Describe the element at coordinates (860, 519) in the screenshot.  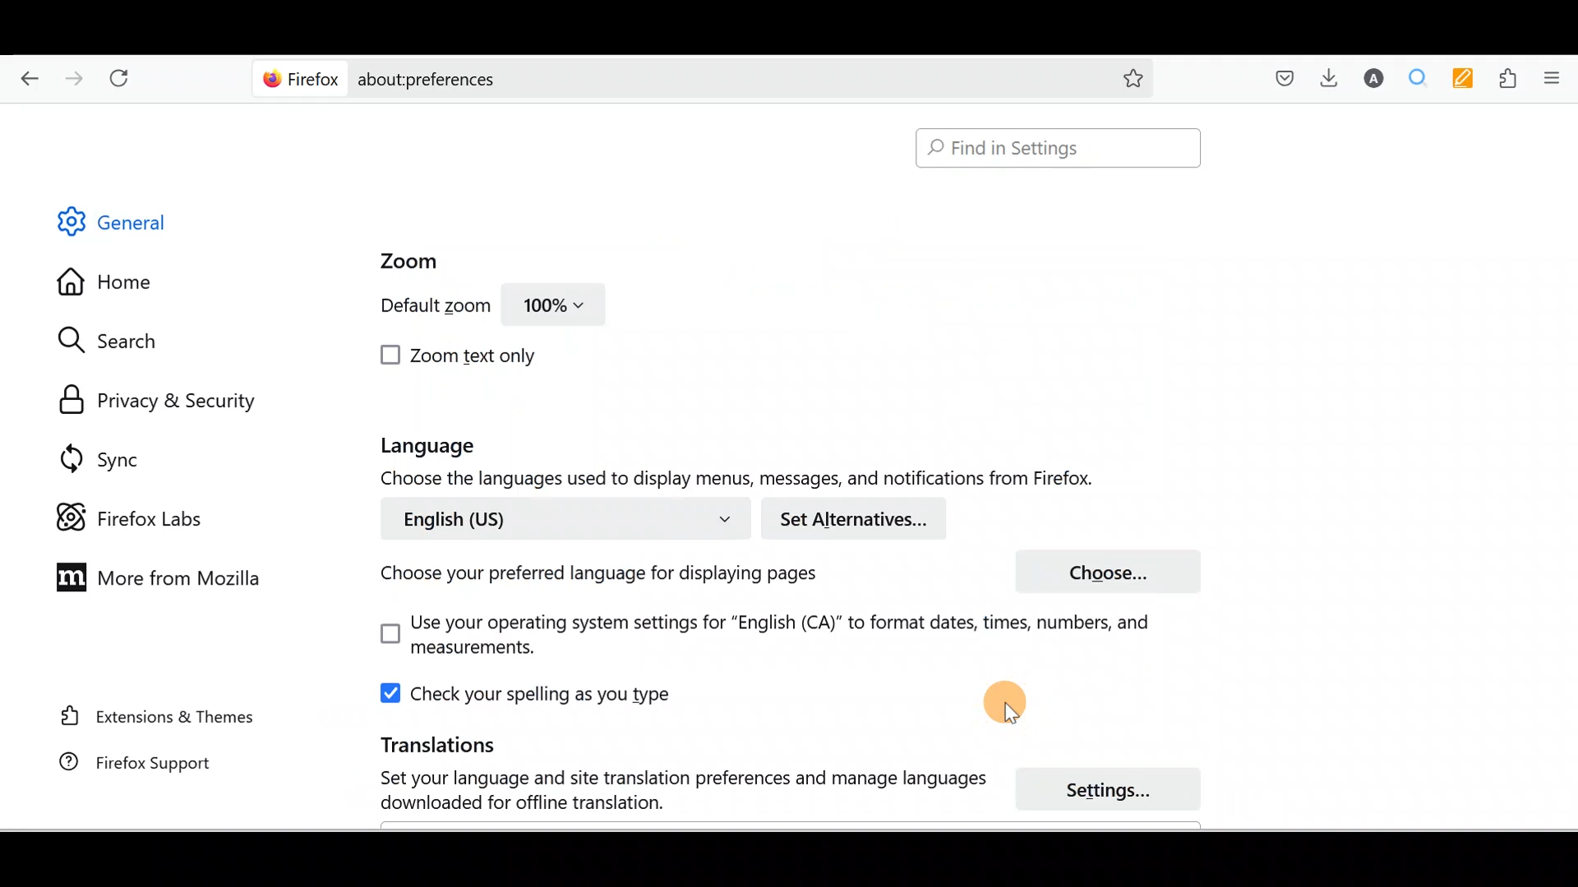
I see `Set alternatives` at that location.